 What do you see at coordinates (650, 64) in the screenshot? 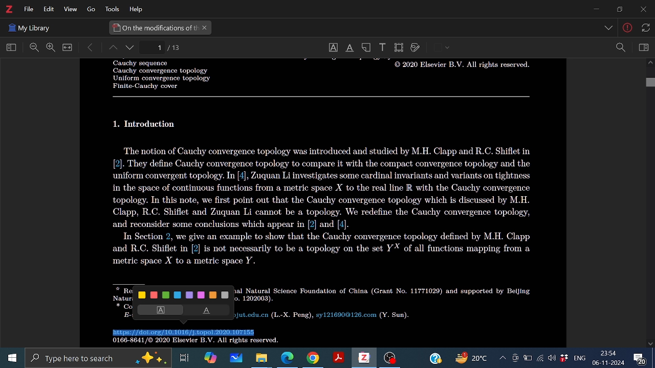
I see `Move up` at bounding box center [650, 64].